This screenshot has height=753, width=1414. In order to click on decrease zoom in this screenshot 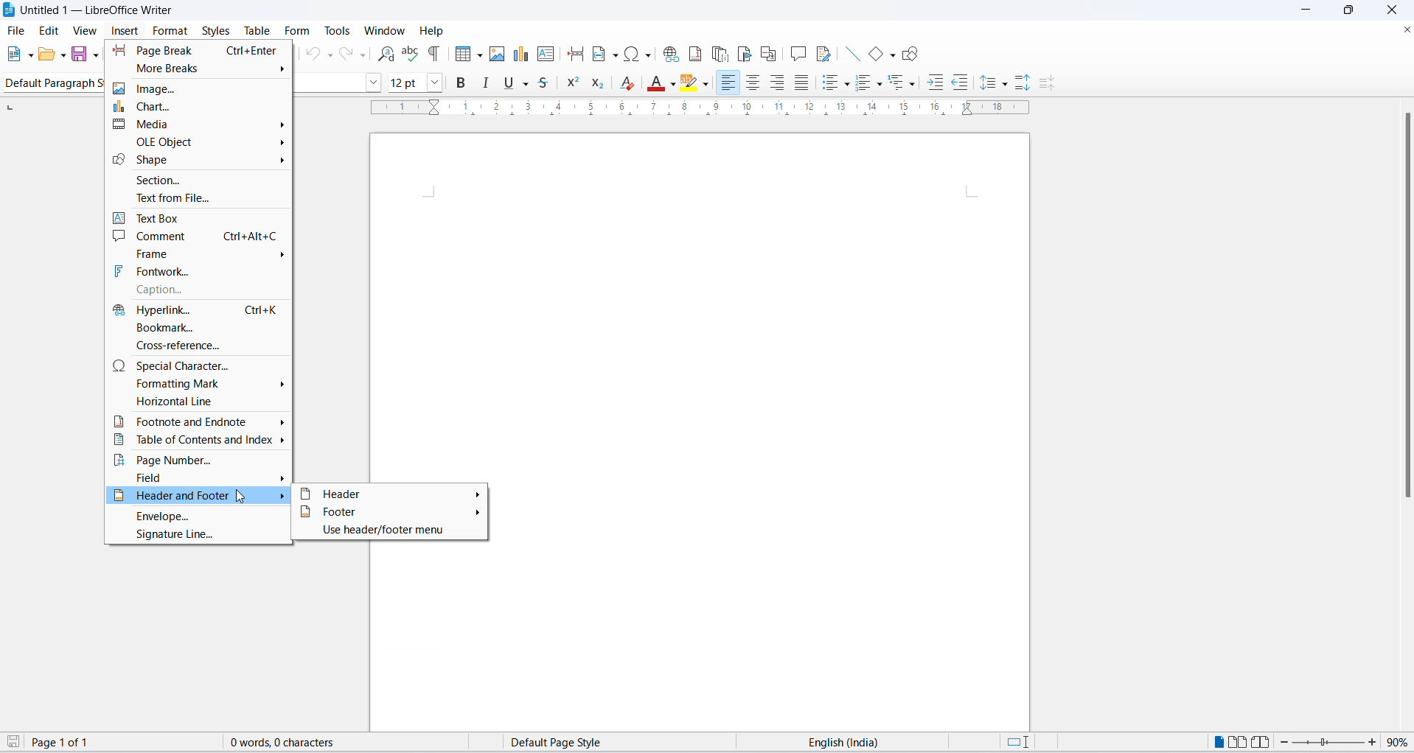, I will do `click(1282, 743)`.